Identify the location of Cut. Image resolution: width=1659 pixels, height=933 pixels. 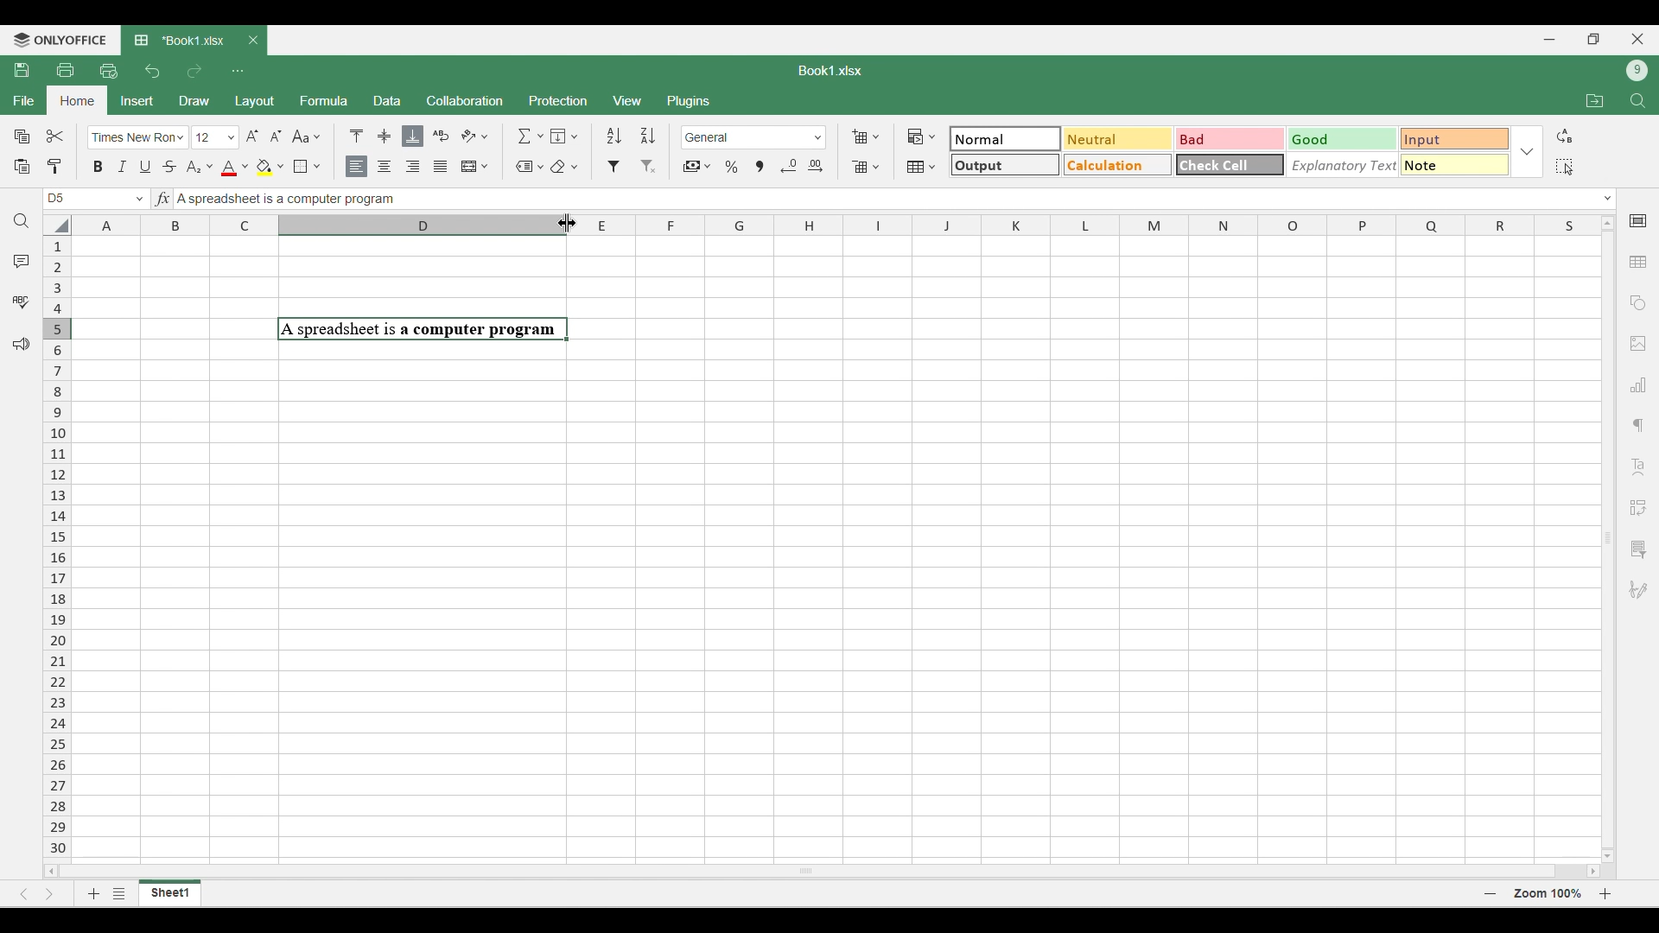
(56, 136).